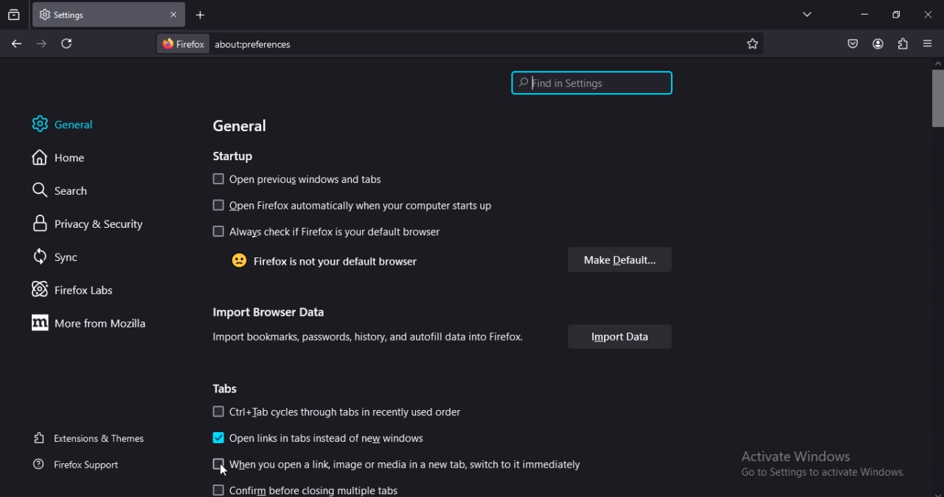 The height and width of the screenshot is (497, 944). What do you see at coordinates (225, 387) in the screenshot?
I see `tabs` at bounding box center [225, 387].